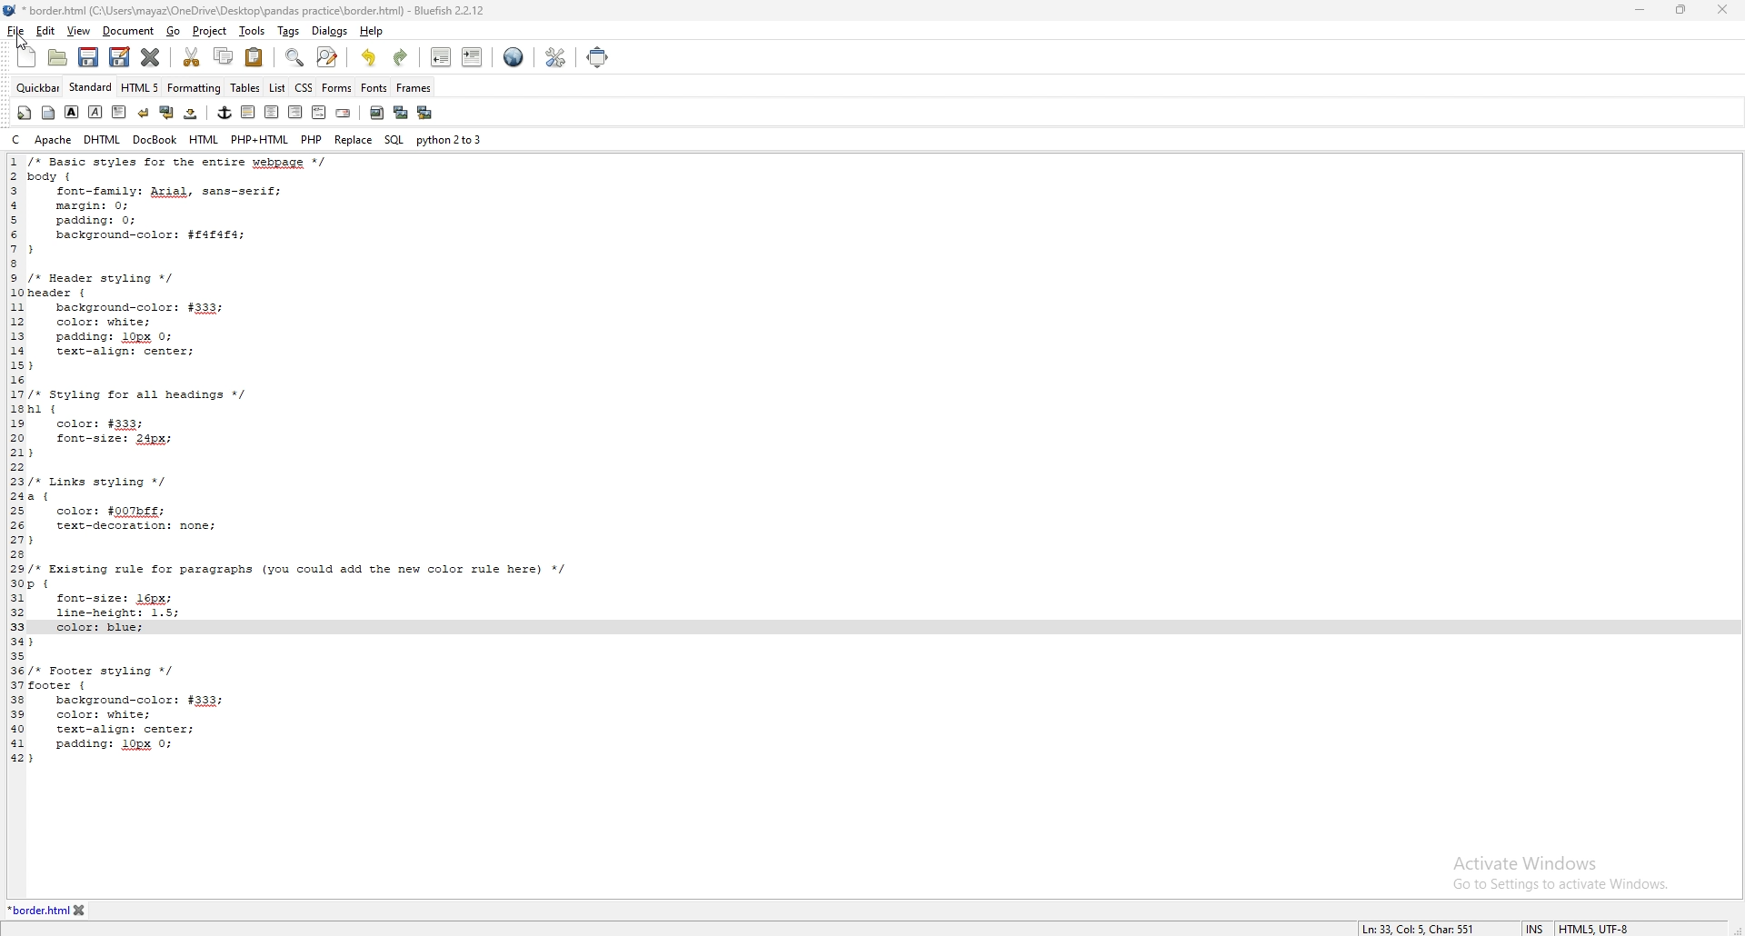 The height and width of the screenshot is (936, 1745). What do you see at coordinates (1640, 12) in the screenshot?
I see `minimize` at bounding box center [1640, 12].